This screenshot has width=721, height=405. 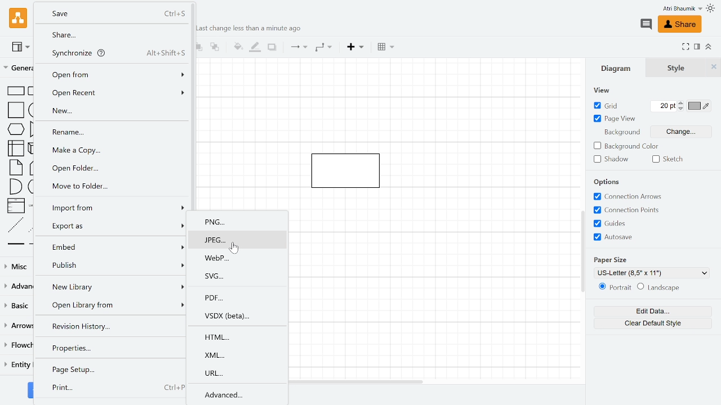 What do you see at coordinates (647, 25) in the screenshot?
I see `Comment` at bounding box center [647, 25].